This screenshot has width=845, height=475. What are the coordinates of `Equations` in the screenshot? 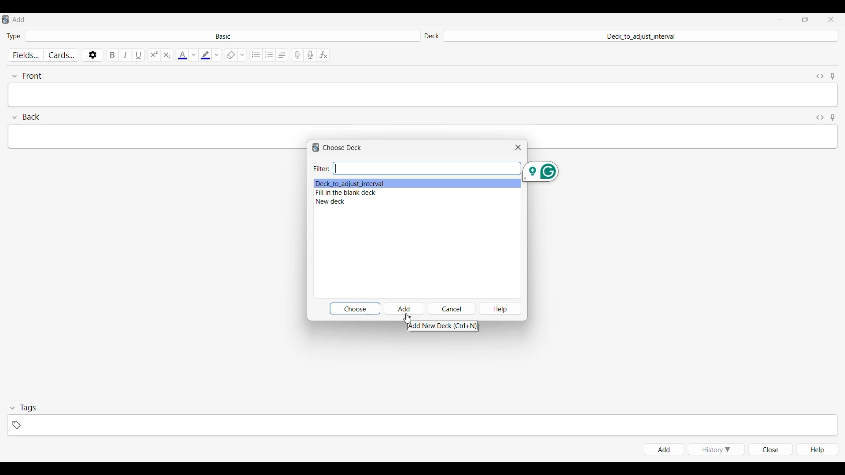 It's located at (323, 55).